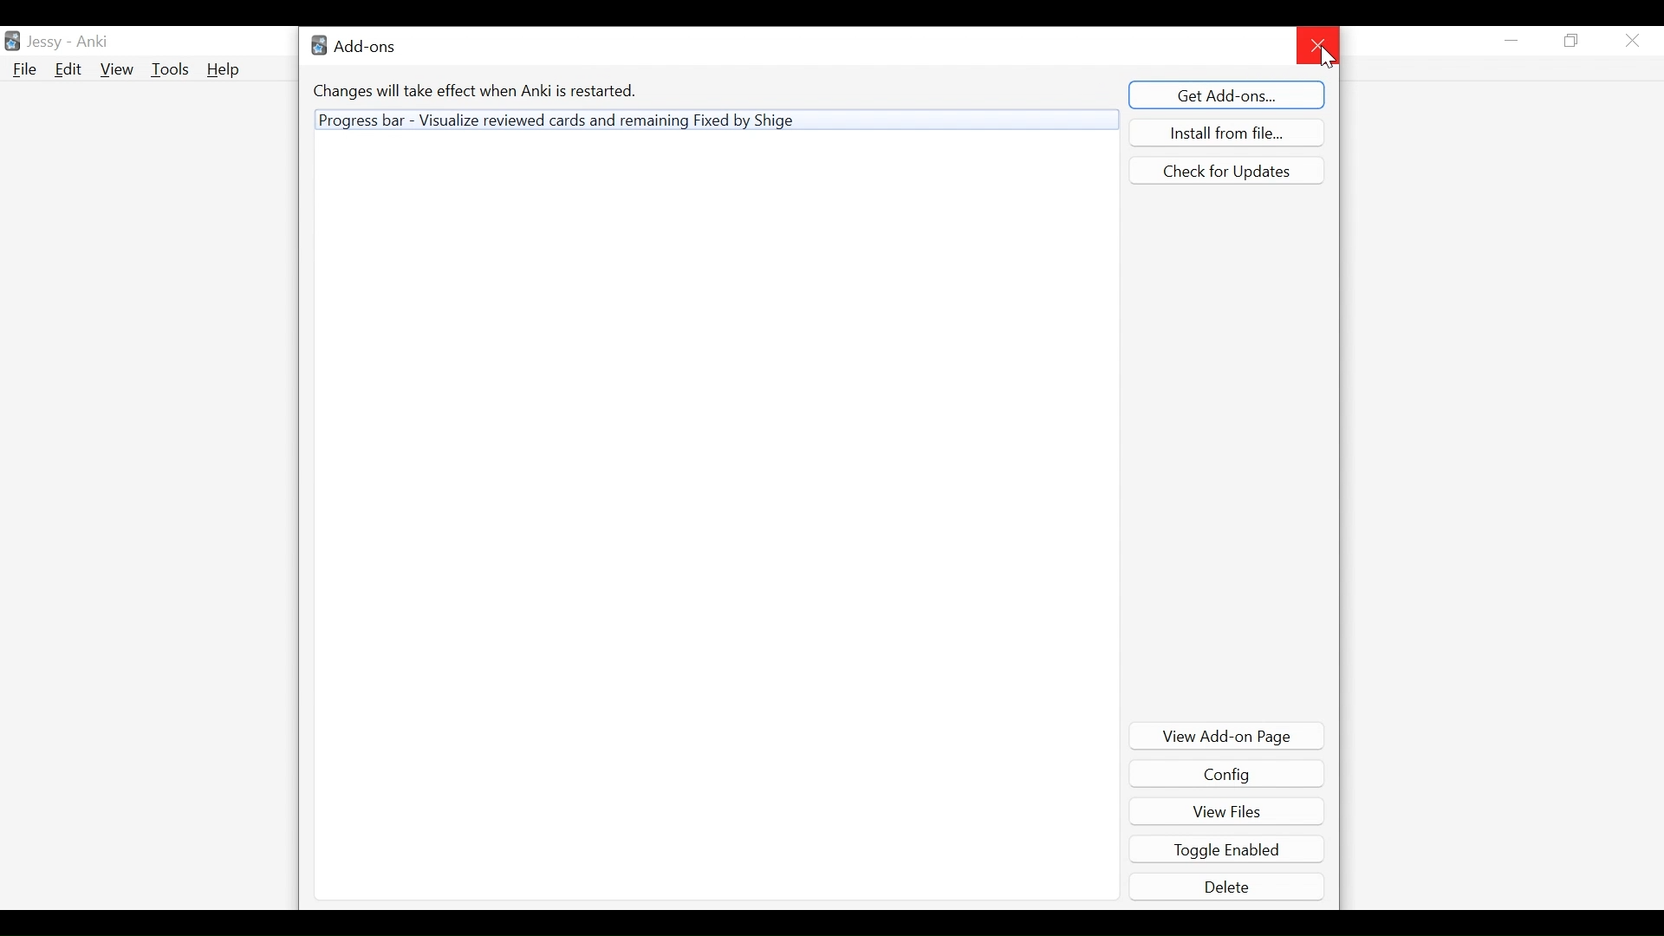 The image size is (1664, 936). Describe the element at coordinates (1229, 849) in the screenshot. I see `Toggle Enabled` at that location.